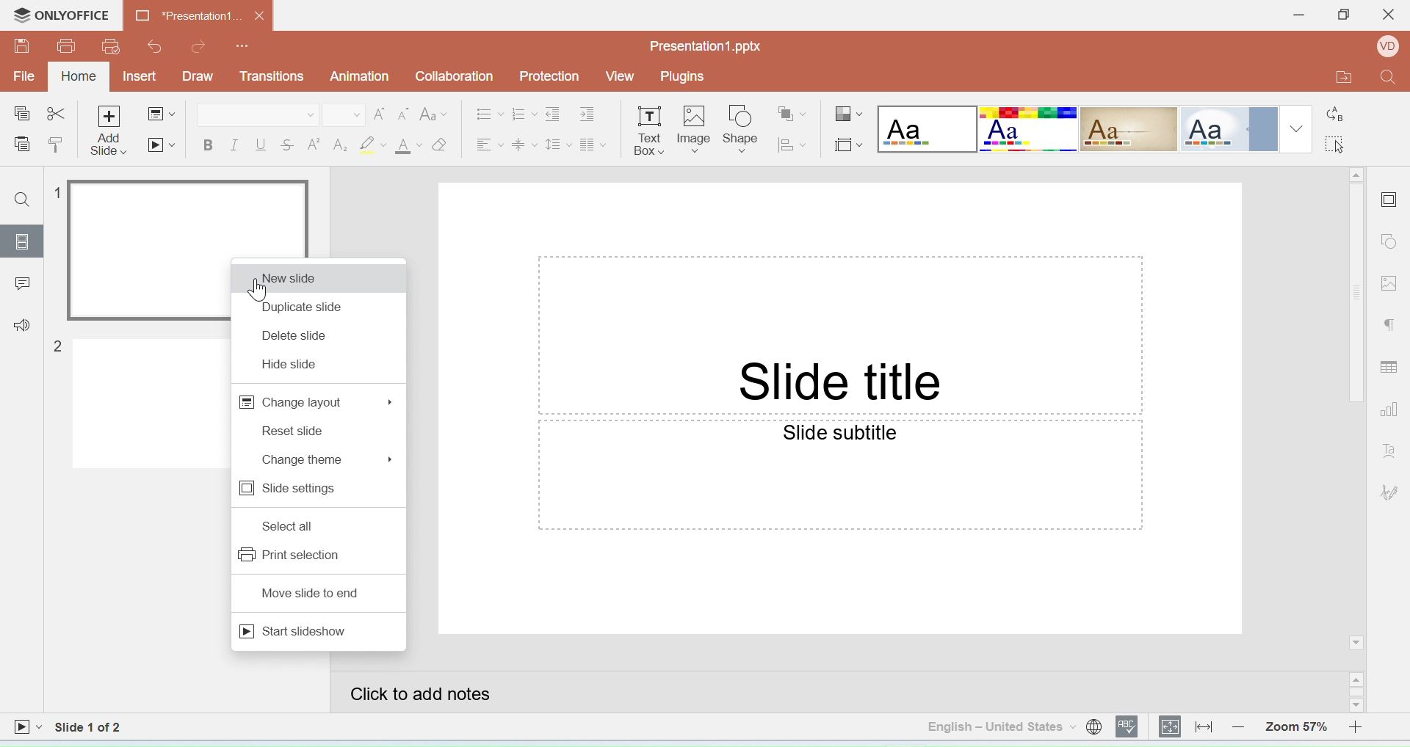 Image resolution: width=1410 pixels, height=747 pixels. I want to click on select all, so click(290, 527).